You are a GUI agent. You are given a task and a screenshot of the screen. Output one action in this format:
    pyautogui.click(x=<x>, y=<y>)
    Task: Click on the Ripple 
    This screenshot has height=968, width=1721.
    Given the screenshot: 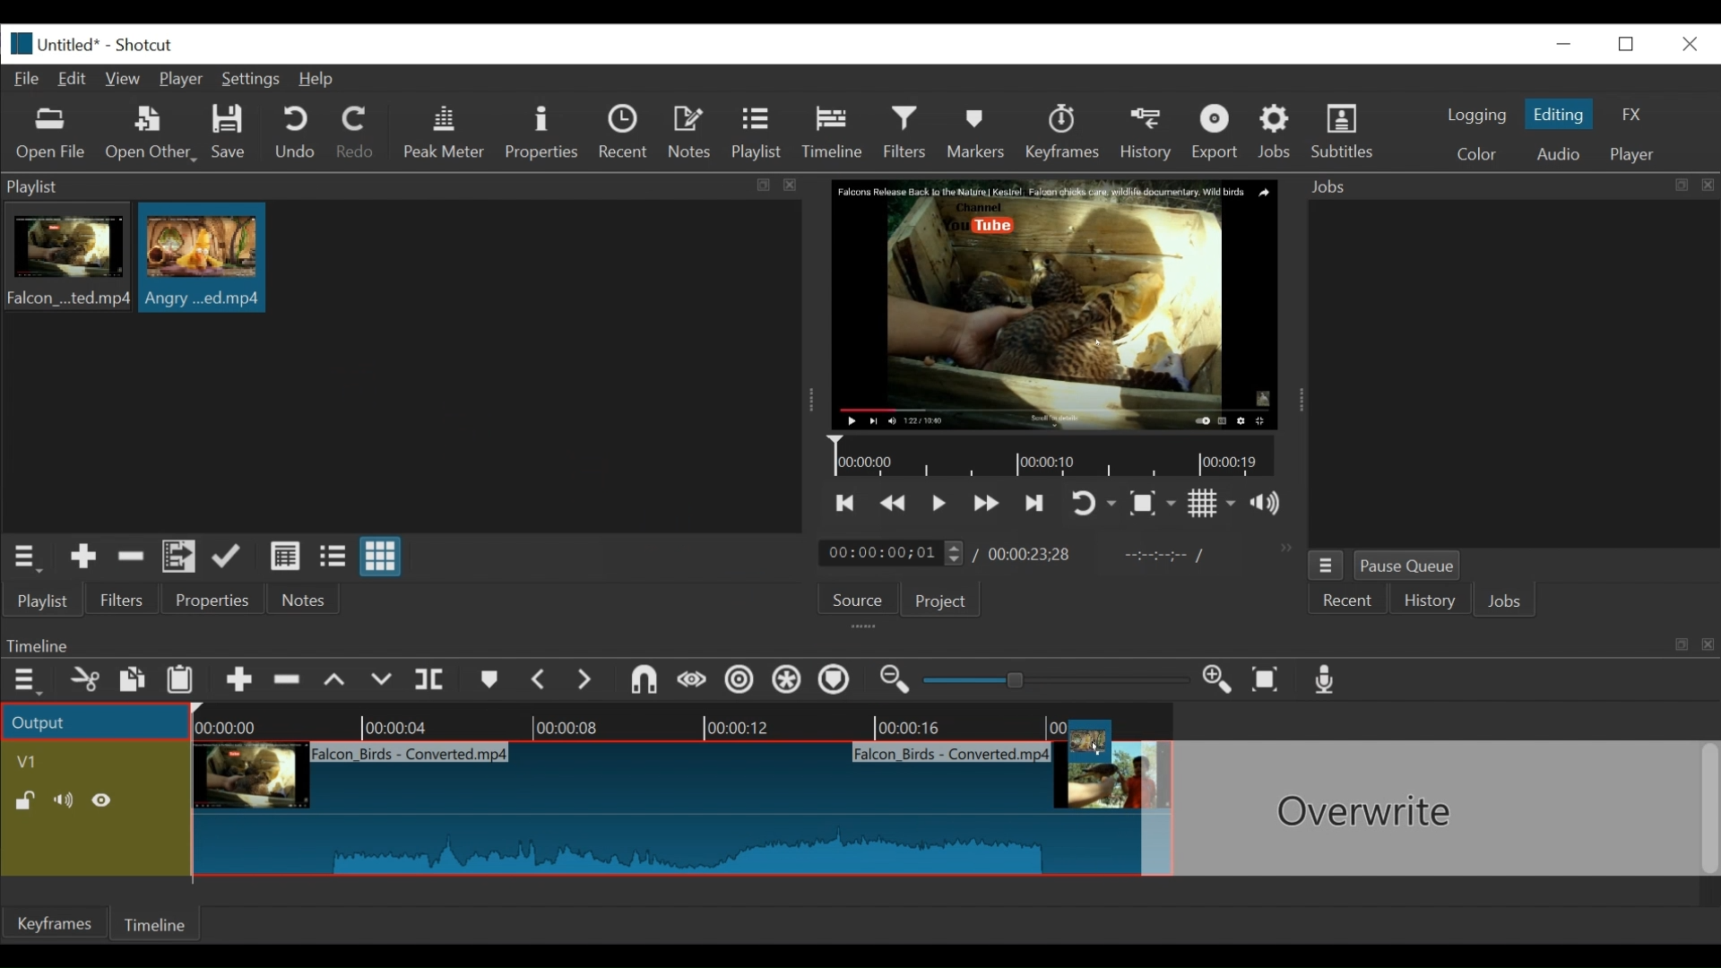 What is the action you would take?
    pyautogui.click(x=739, y=682)
    